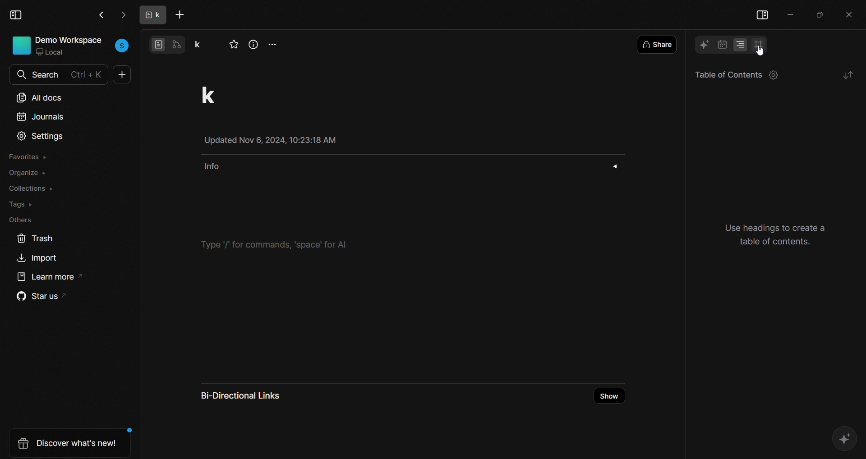  What do you see at coordinates (610, 396) in the screenshot?
I see `show` at bounding box center [610, 396].